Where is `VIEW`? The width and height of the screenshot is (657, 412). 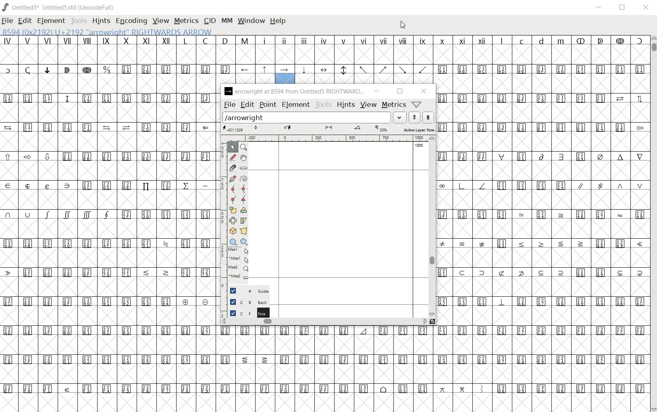 VIEW is located at coordinates (160, 21).